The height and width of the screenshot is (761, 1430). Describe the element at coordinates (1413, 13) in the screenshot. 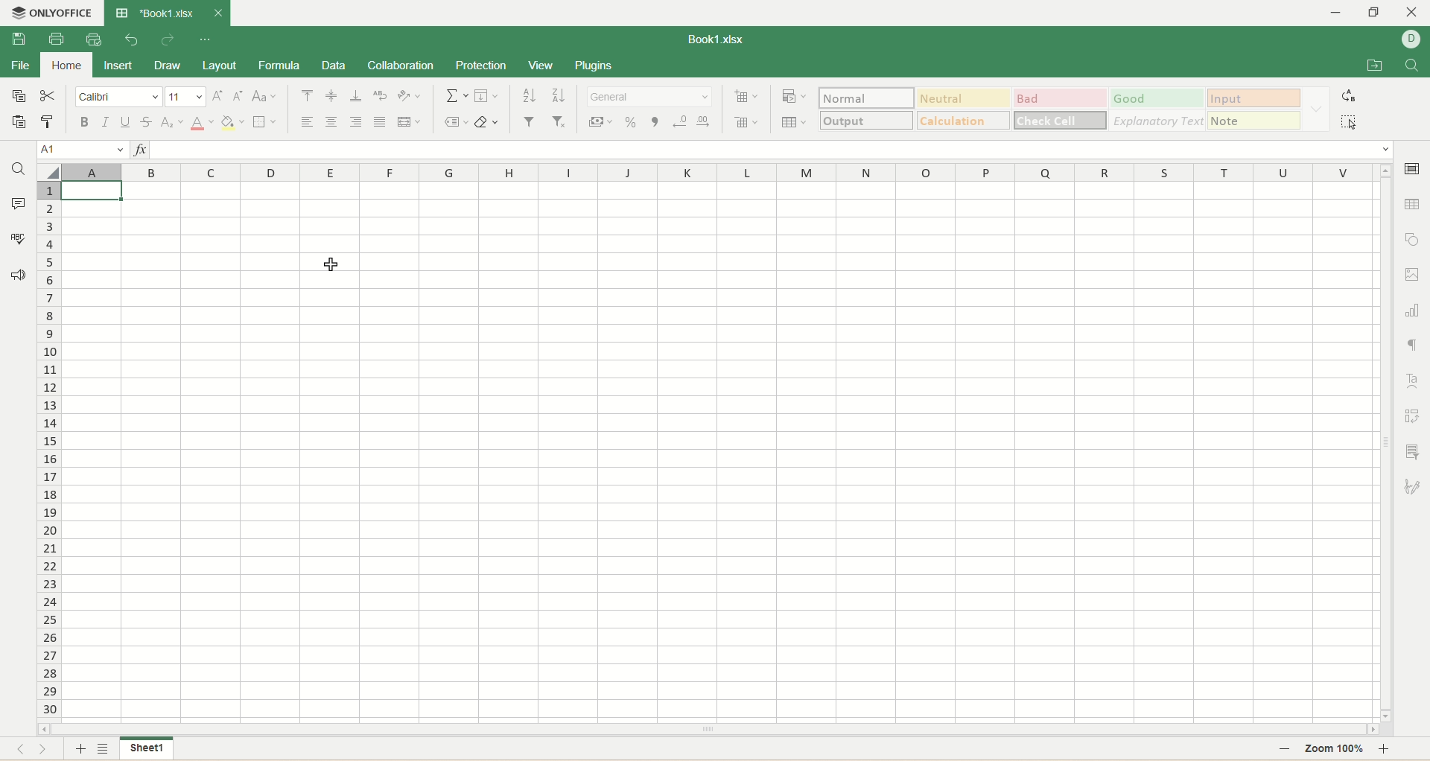

I see `close` at that location.